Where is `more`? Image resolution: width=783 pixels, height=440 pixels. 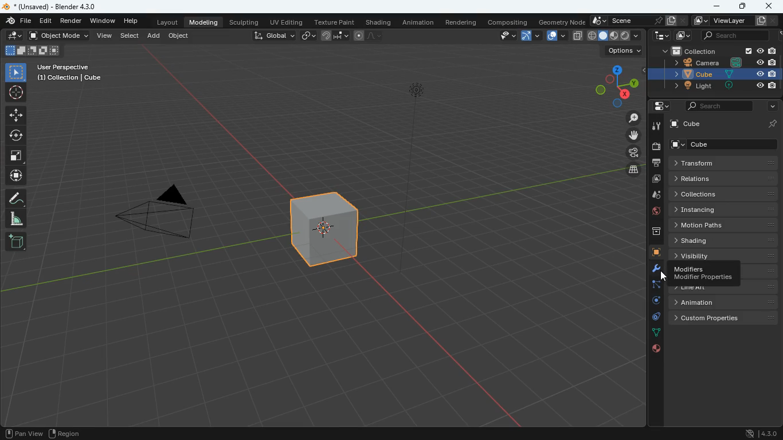
more is located at coordinates (773, 106).